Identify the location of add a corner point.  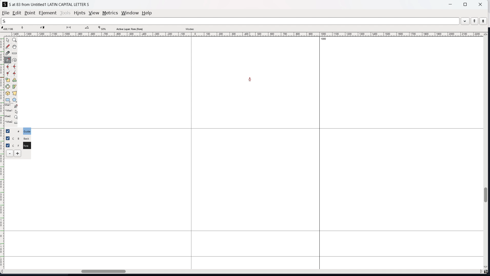
(8, 74).